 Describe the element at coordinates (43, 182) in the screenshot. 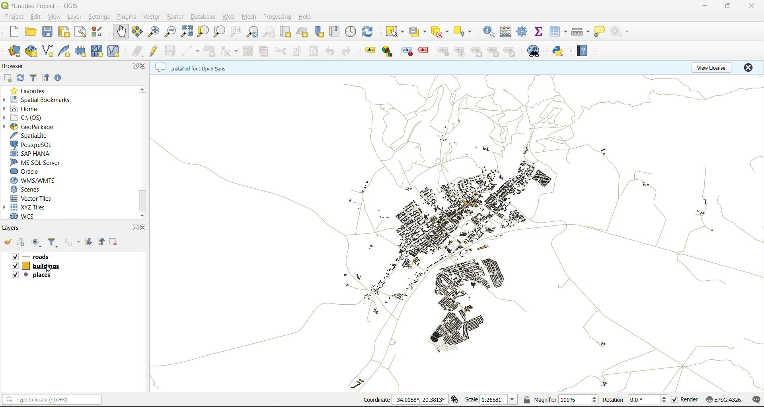

I see `wms` at that location.